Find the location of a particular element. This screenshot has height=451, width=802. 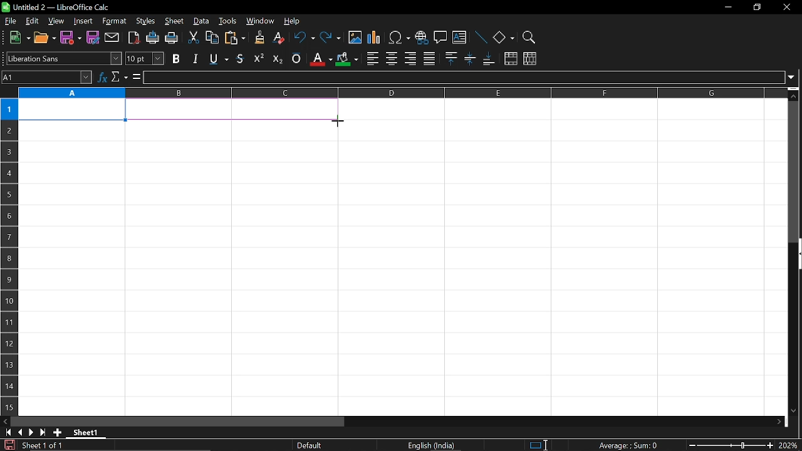

Untitled 2 - LibreOffice Calc is located at coordinates (56, 7).